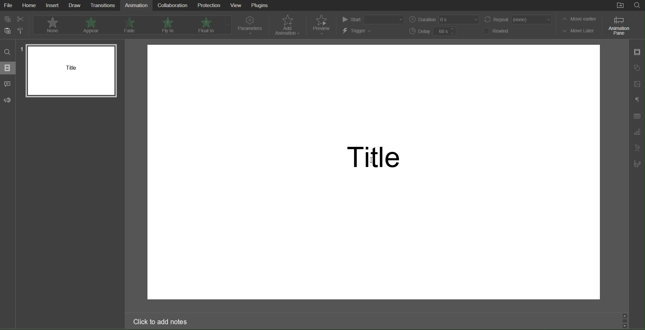 The image size is (645, 330). What do you see at coordinates (618, 6) in the screenshot?
I see `Open File Location` at bounding box center [618, 6].